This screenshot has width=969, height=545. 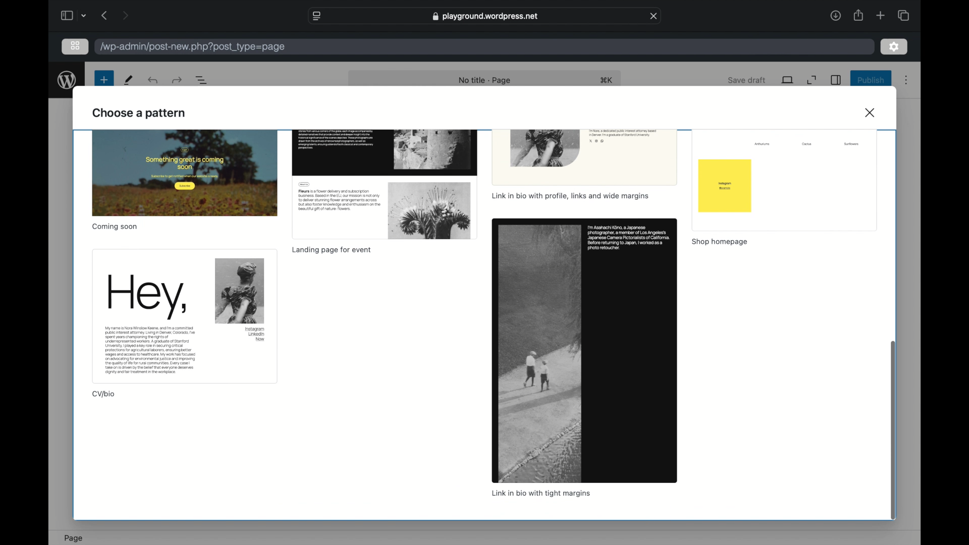 I want to click on preview, so click(x=584, y=158).